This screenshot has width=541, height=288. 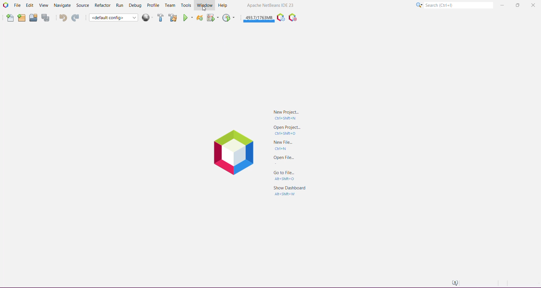 I want to click on Refactor, so click(x=102, y=6).